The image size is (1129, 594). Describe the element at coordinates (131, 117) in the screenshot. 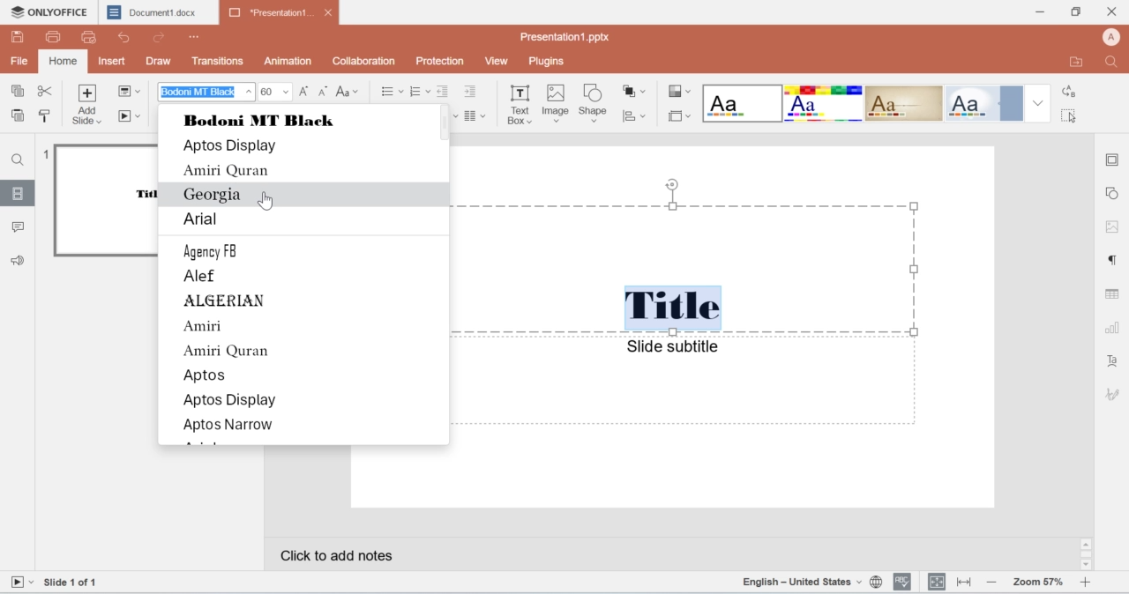

I see `play` at that location.